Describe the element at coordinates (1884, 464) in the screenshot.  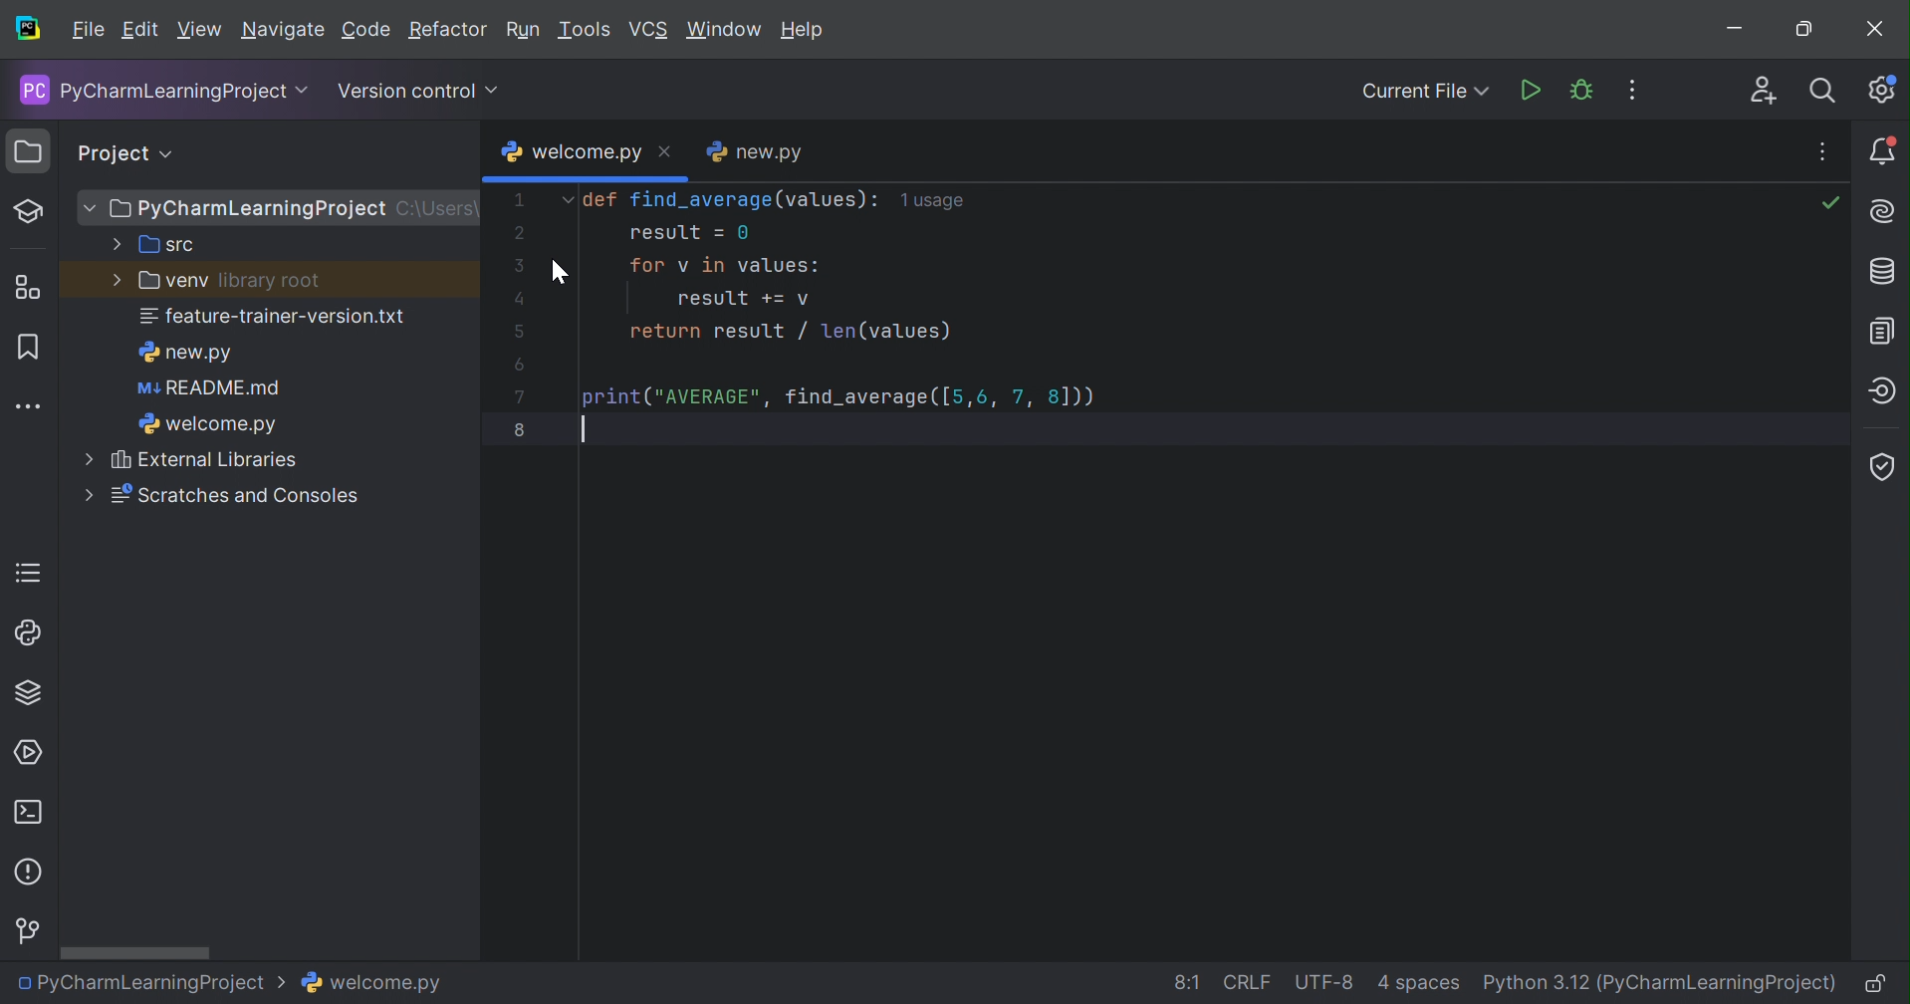
I see `Coverage` at that location.